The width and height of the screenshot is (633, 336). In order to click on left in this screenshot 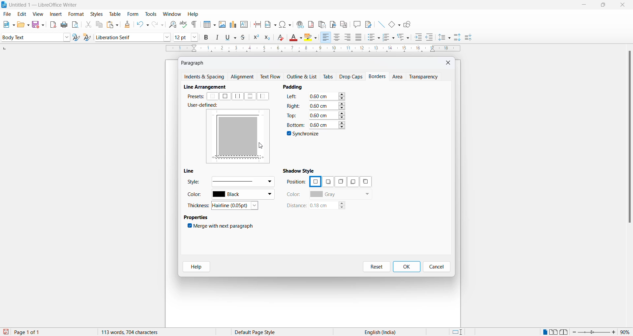, I will do `click(264, 96)`.